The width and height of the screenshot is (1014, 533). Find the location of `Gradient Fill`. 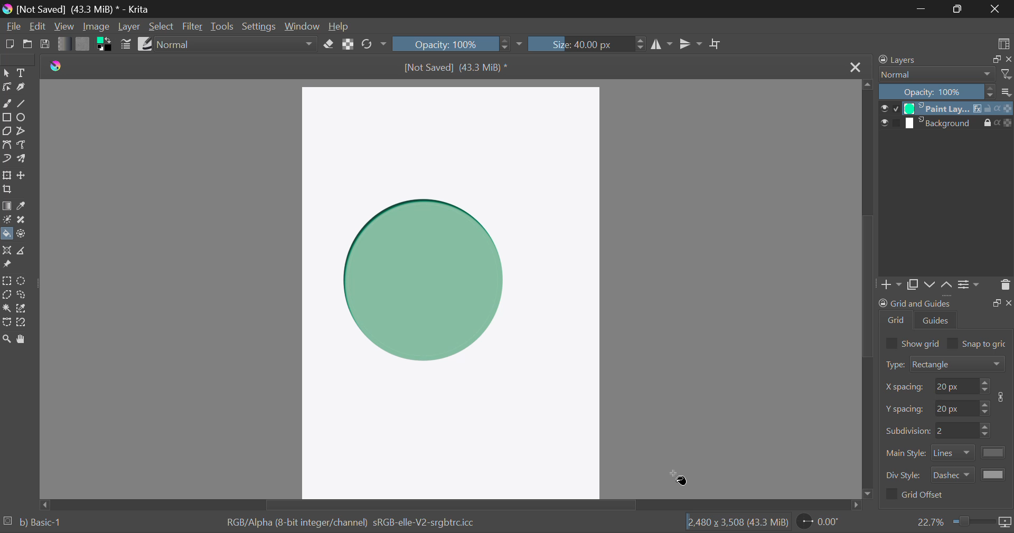

Gradient Fill is located at coordinates (7, 206).